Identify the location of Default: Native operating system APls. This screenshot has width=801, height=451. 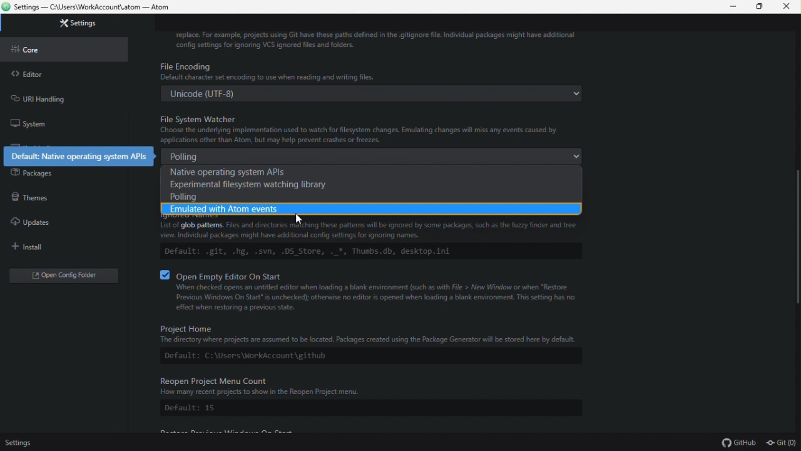
(83, 155).